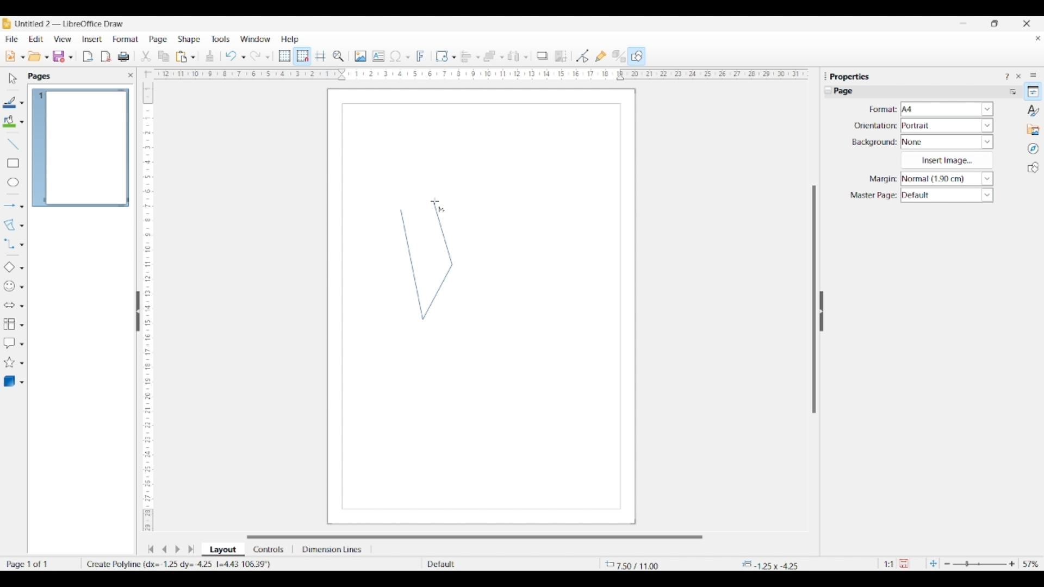  What do you see at coordinates (435, 201) in the screenshot?
I see `Cursor clicking on canvas for point 4 of polygon` at bounding box center [435, 201].